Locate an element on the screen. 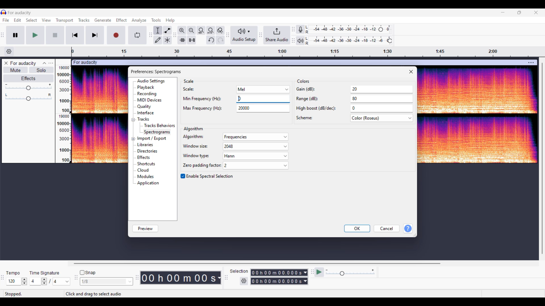 The image size is (545, 306). Draw tool is located at coordinates (158, 40).